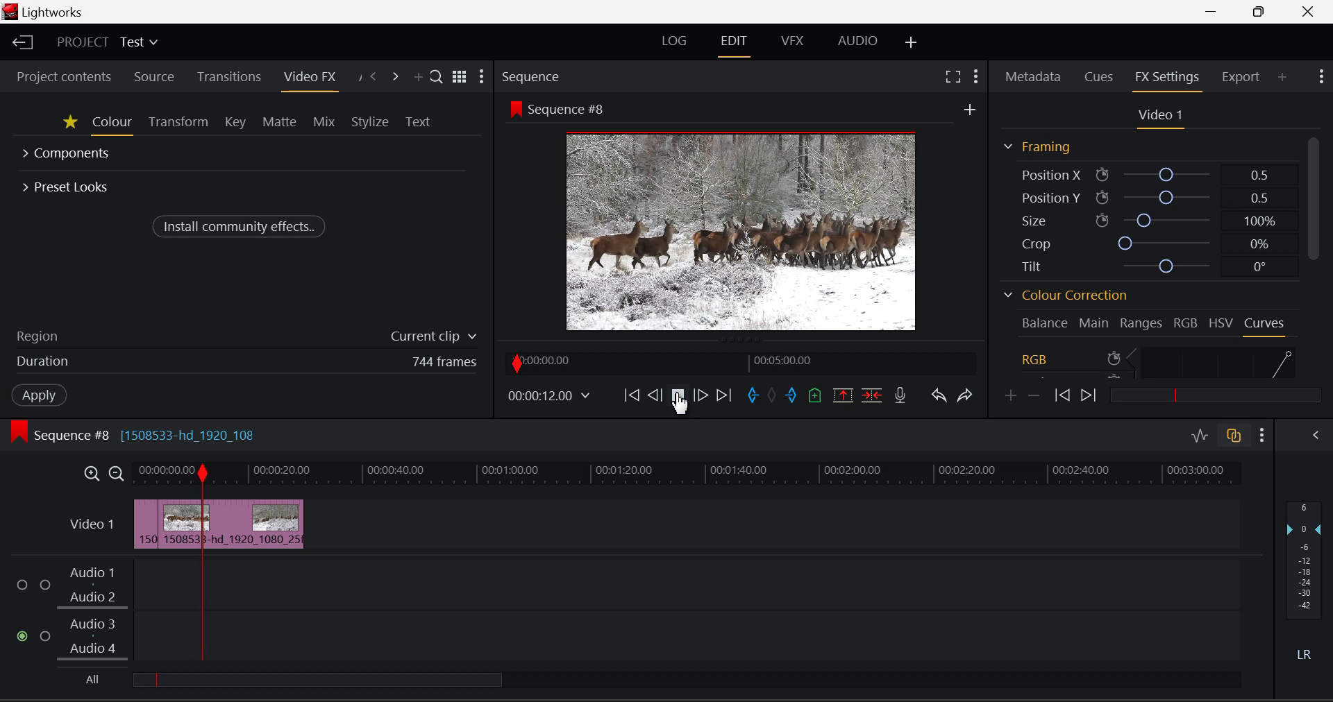 This screenshot has width=1333, height=702. Describe the element at coordinates (633, 396) in the screenshot. I see `To Start` at that location.